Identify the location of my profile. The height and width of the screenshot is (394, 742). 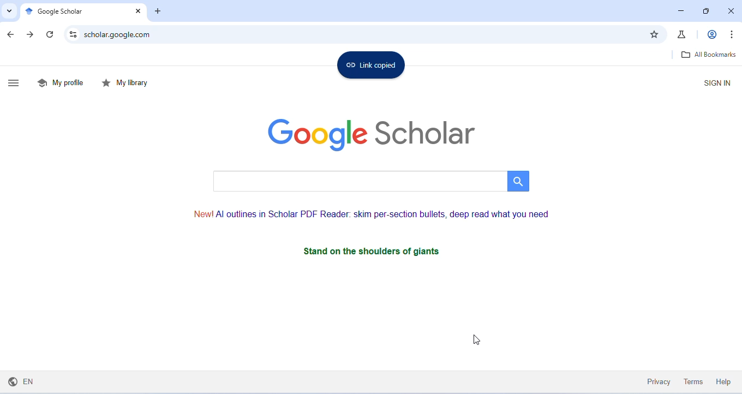
(61, 82).